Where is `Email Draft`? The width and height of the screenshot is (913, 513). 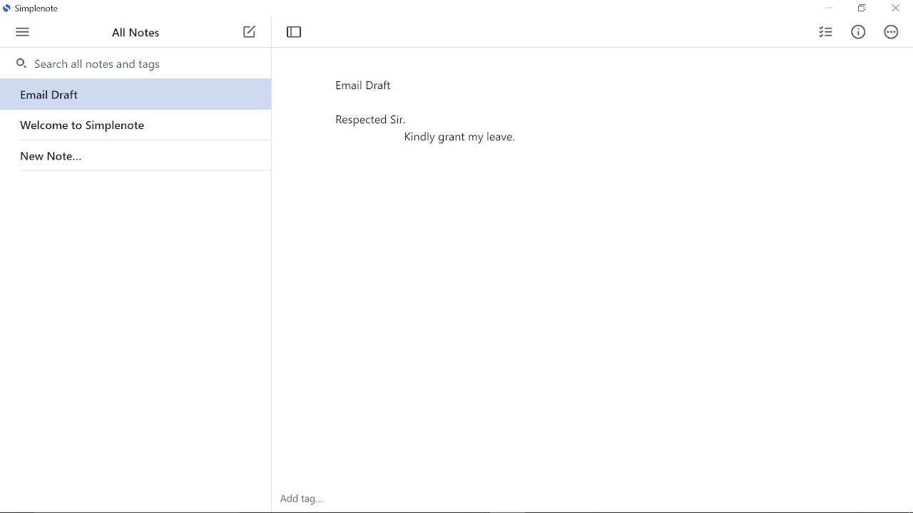 Email Draft is located at coordinates (138, 93).